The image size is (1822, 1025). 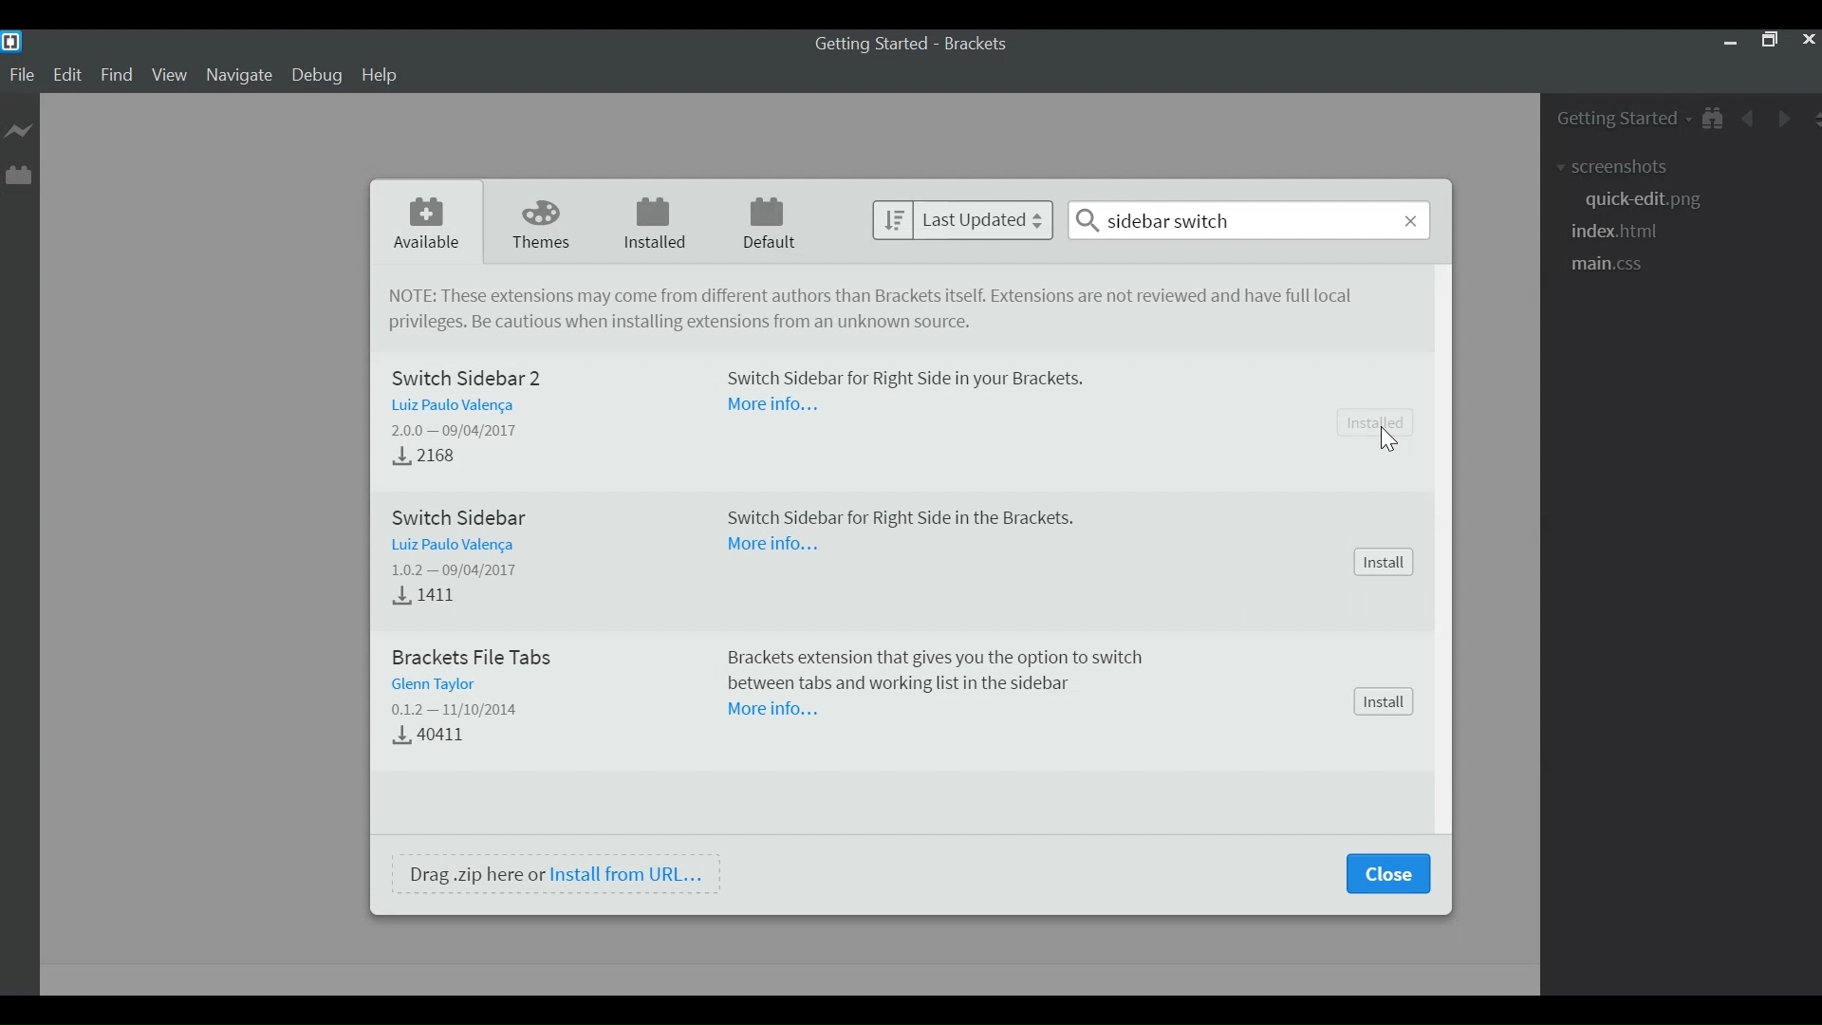 What do you see at coordinates (241, 76) in the screenshot?
I see `Navigate` at bounding box center [241, 76].